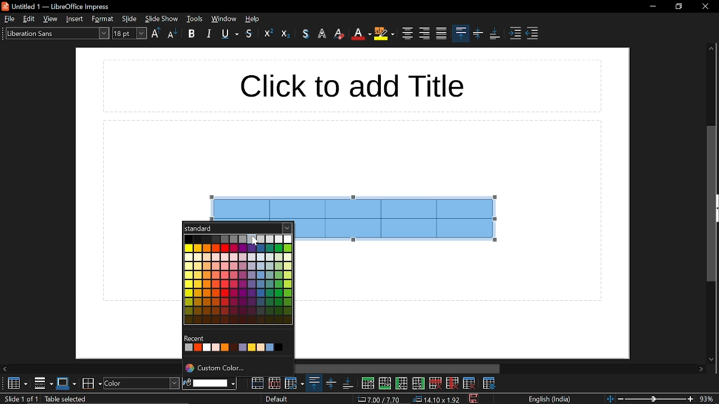 The image size is (719, 404). I want to click on co-ordinate, so click(380, 400).